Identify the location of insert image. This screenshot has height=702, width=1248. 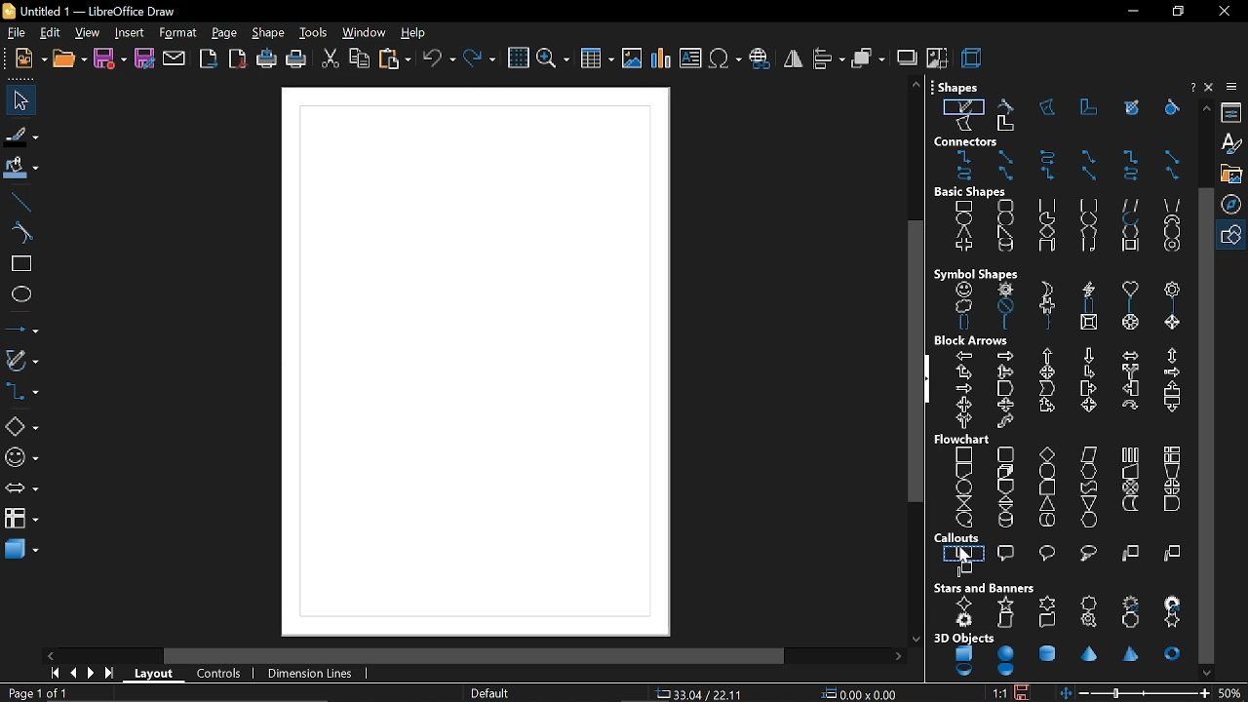
(631, 60).